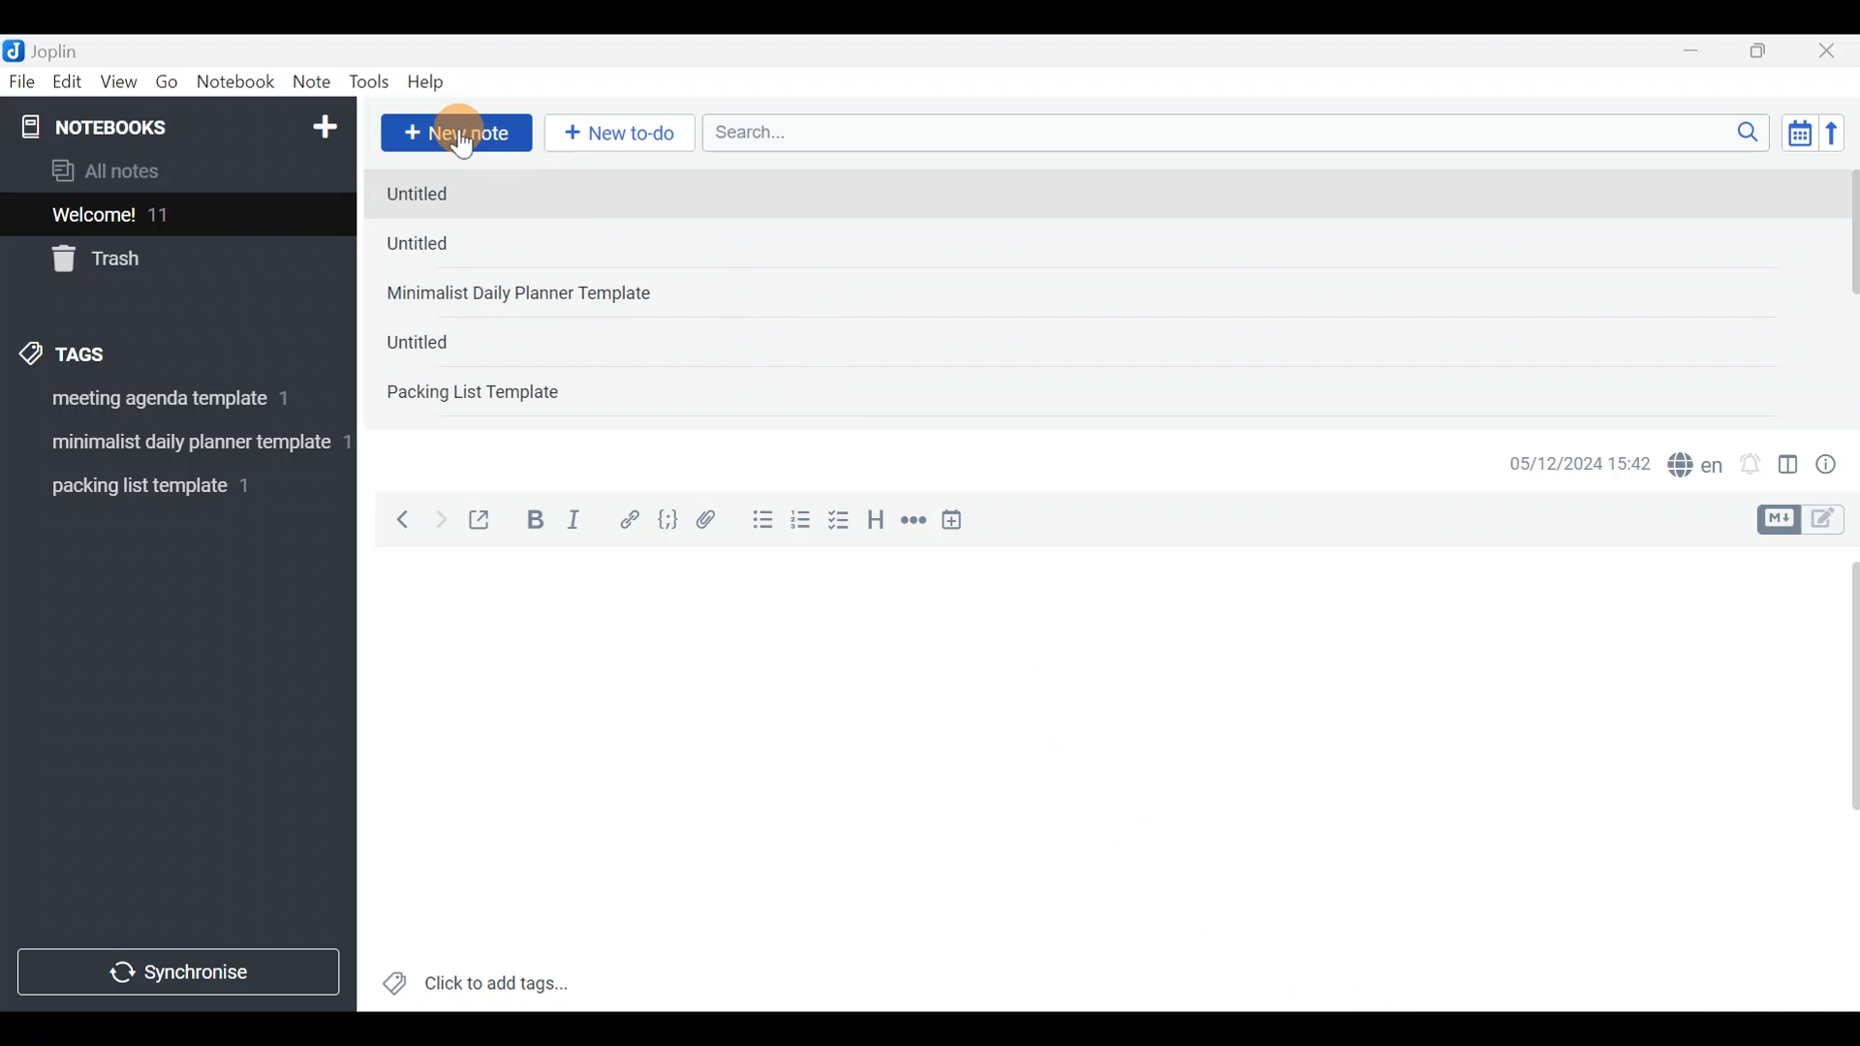 The height and width of the screenshot is (1046, 1860). I want to click on Notebooks, so click(137, 135).